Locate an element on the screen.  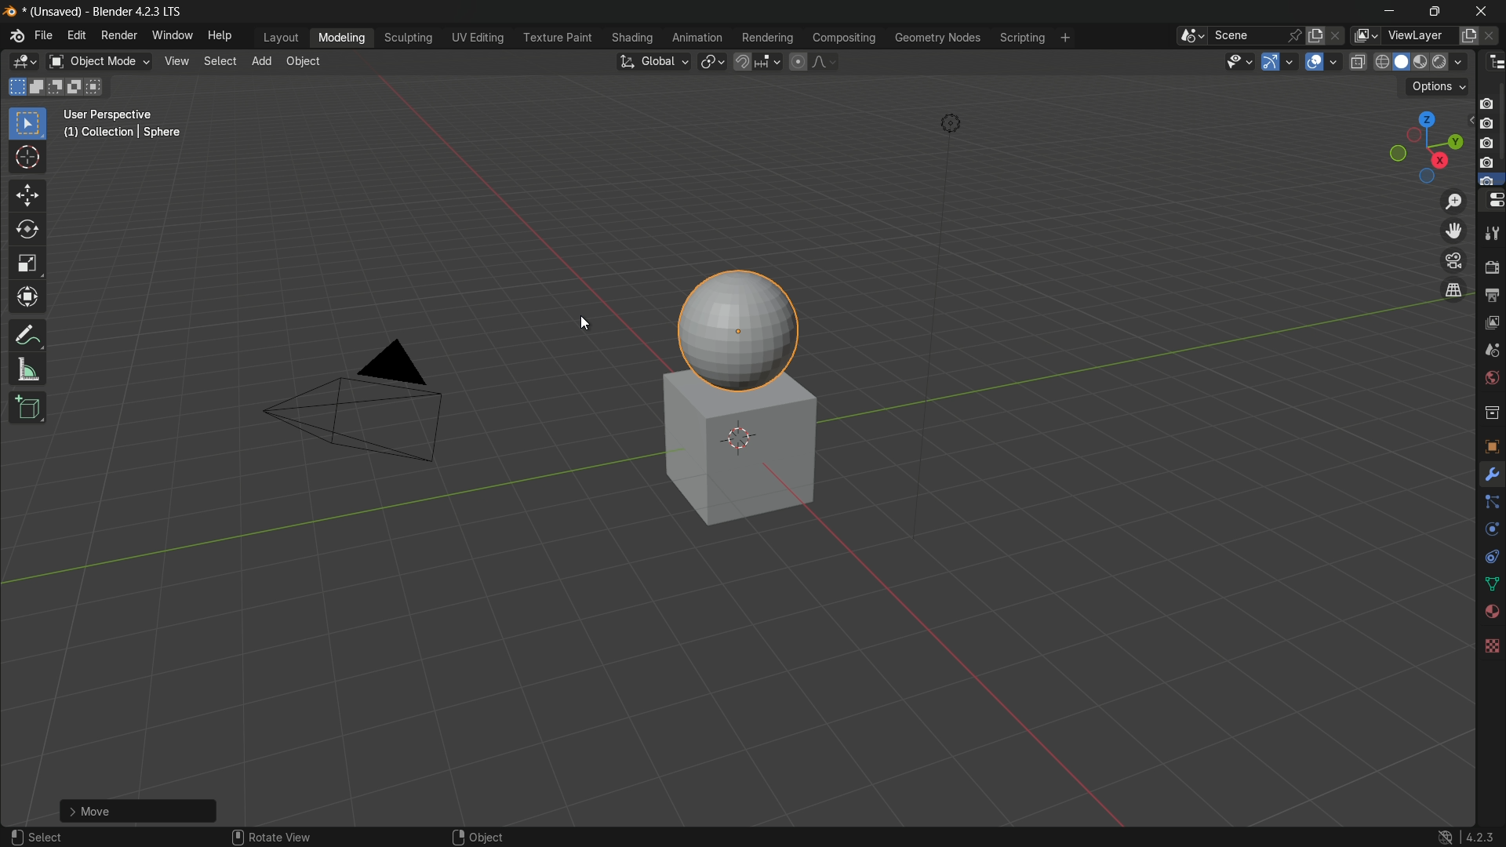
logo is located at coordinates (1445, 838).